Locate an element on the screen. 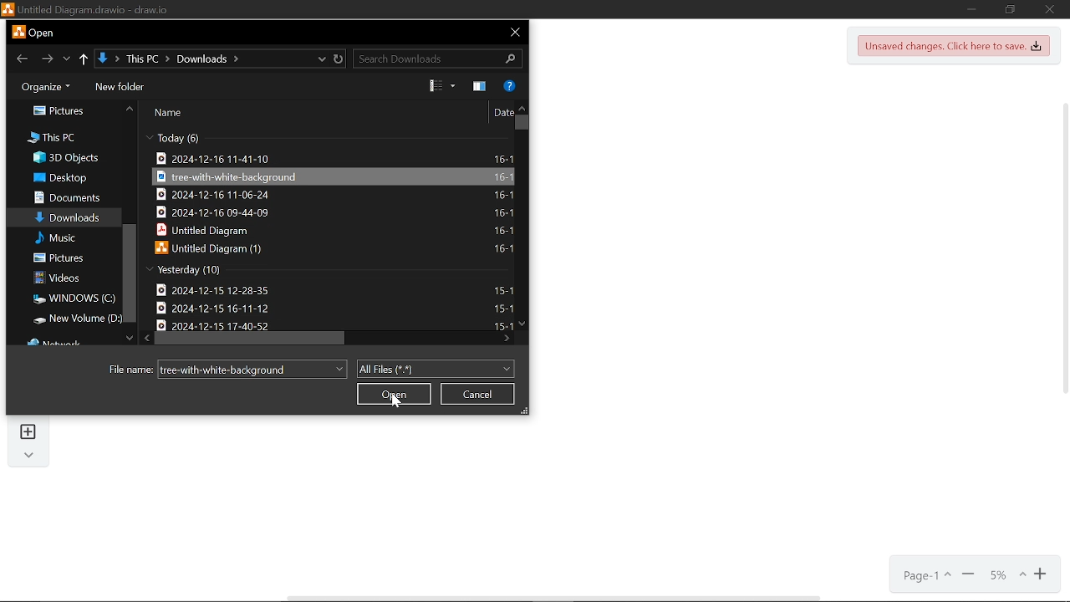  total files created is located at coordinates (146, 268).